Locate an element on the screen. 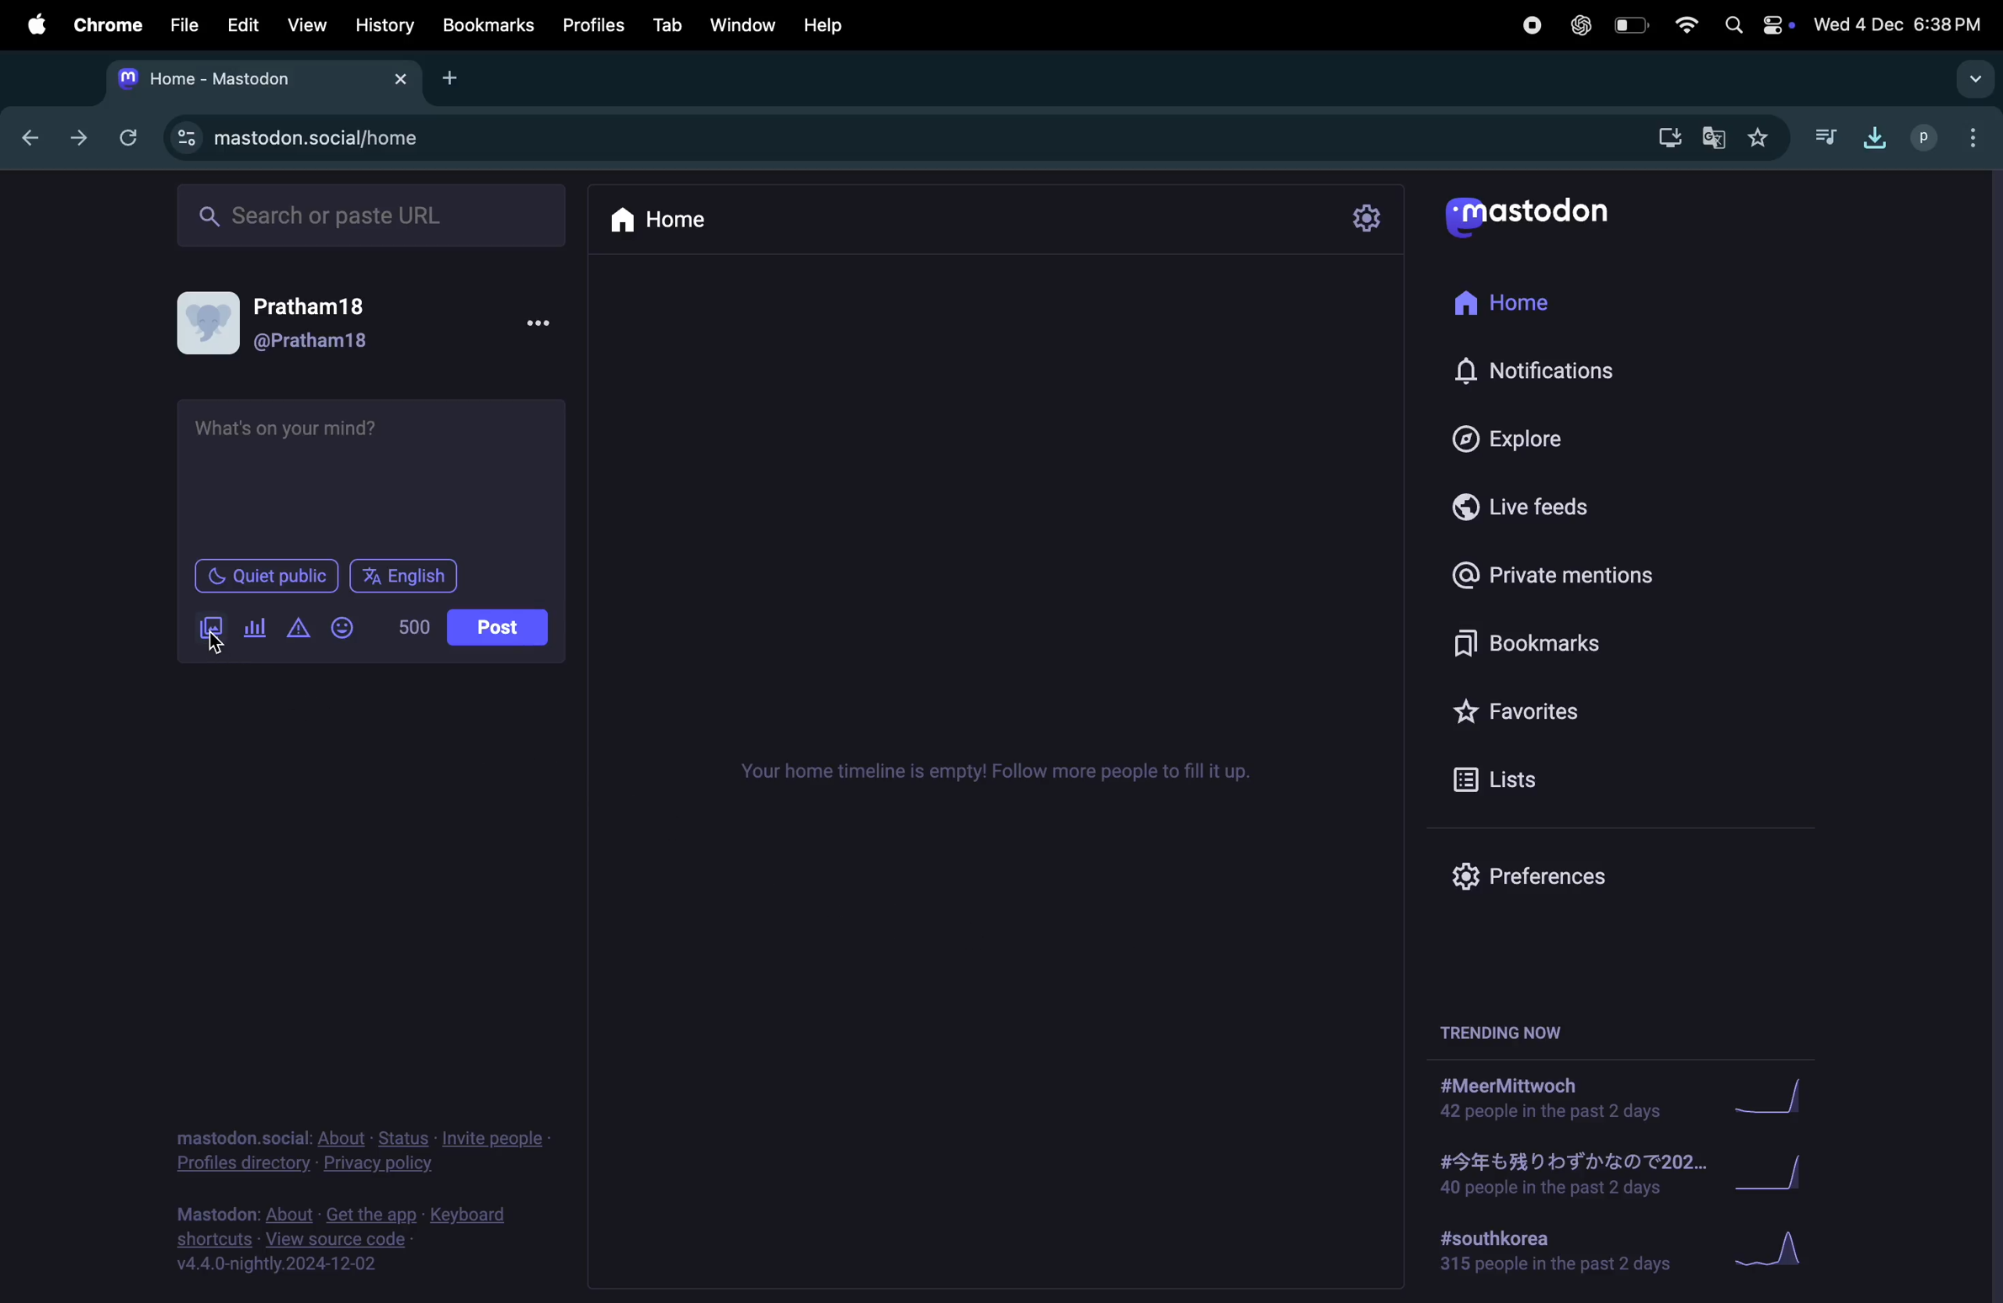 Image resolution: width=2003 pixels, height=1303 pixels. live feeds is located at coordinates (1525, 510).